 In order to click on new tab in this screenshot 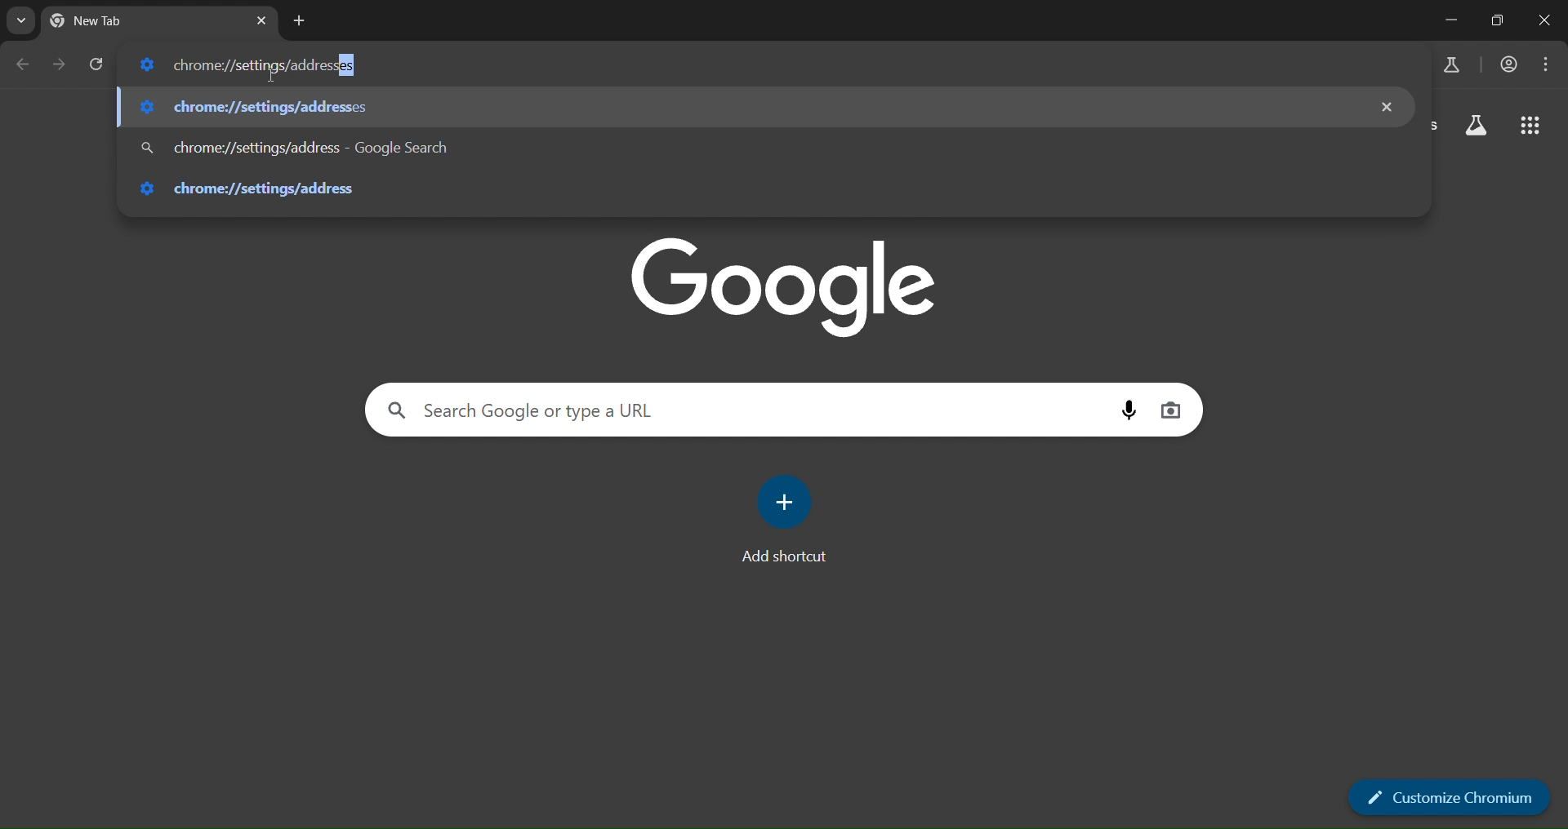, I will do `click(300, 19)`.